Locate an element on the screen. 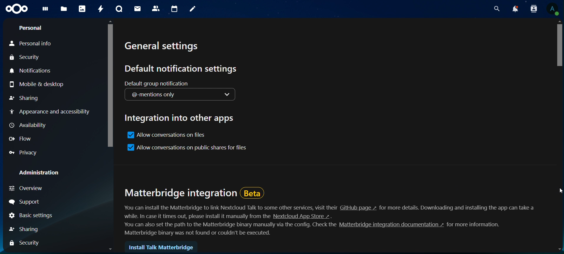  Flow is located at coordinates (21, 139).